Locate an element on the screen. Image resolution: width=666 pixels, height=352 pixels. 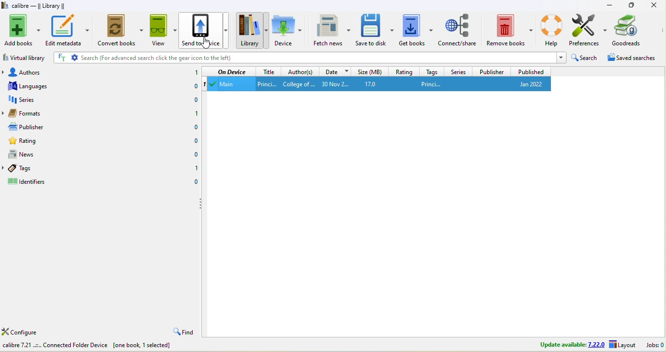
tags is located at coordinates (19, 169).